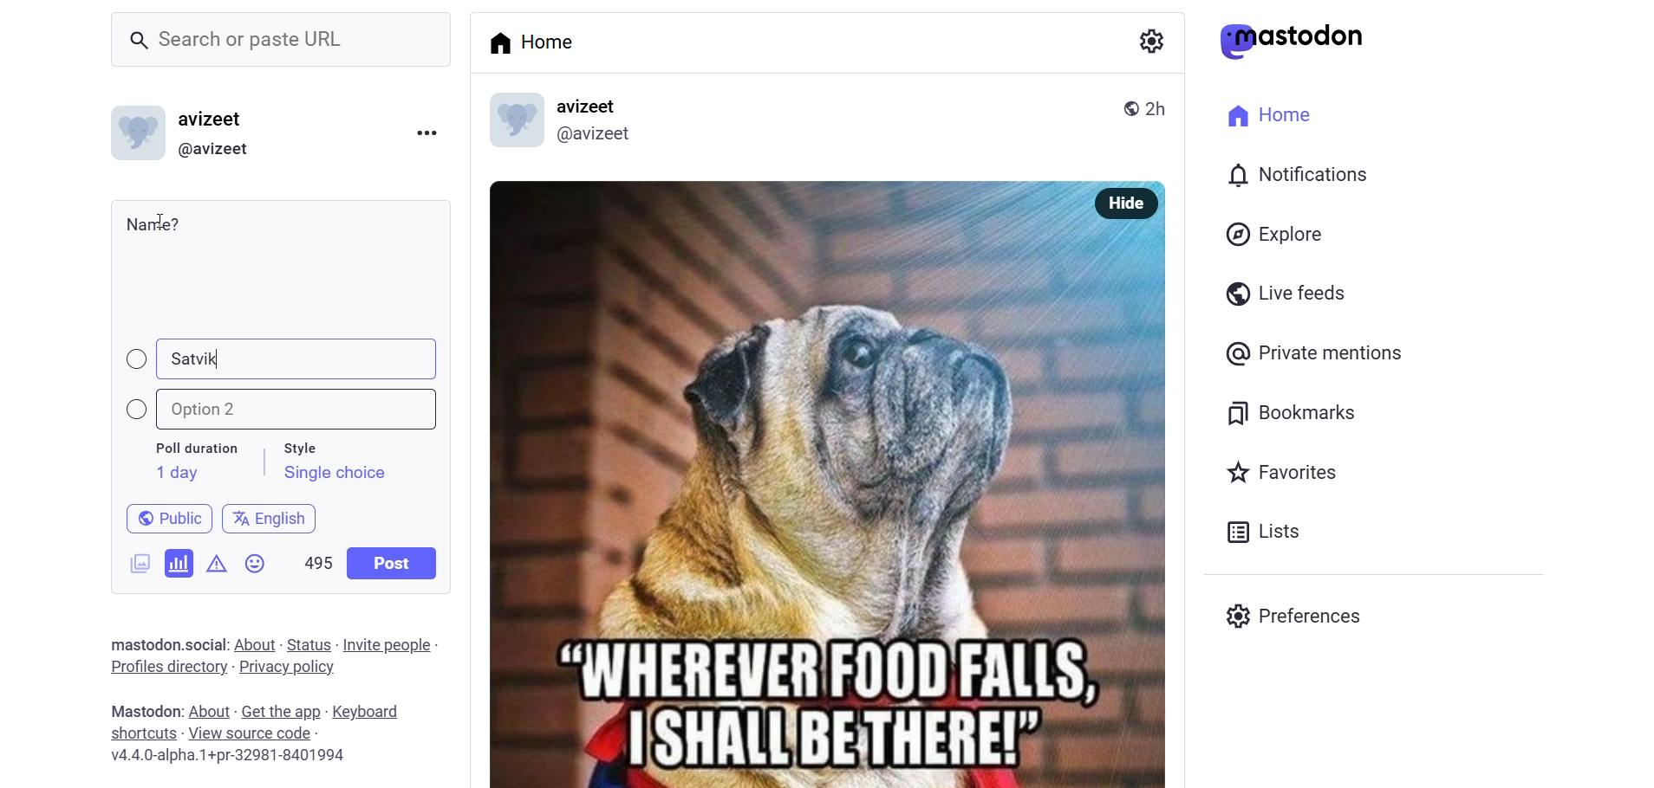 The width and height of the screenshot is (1654, 788). I want to click on english, so click(270, 515).